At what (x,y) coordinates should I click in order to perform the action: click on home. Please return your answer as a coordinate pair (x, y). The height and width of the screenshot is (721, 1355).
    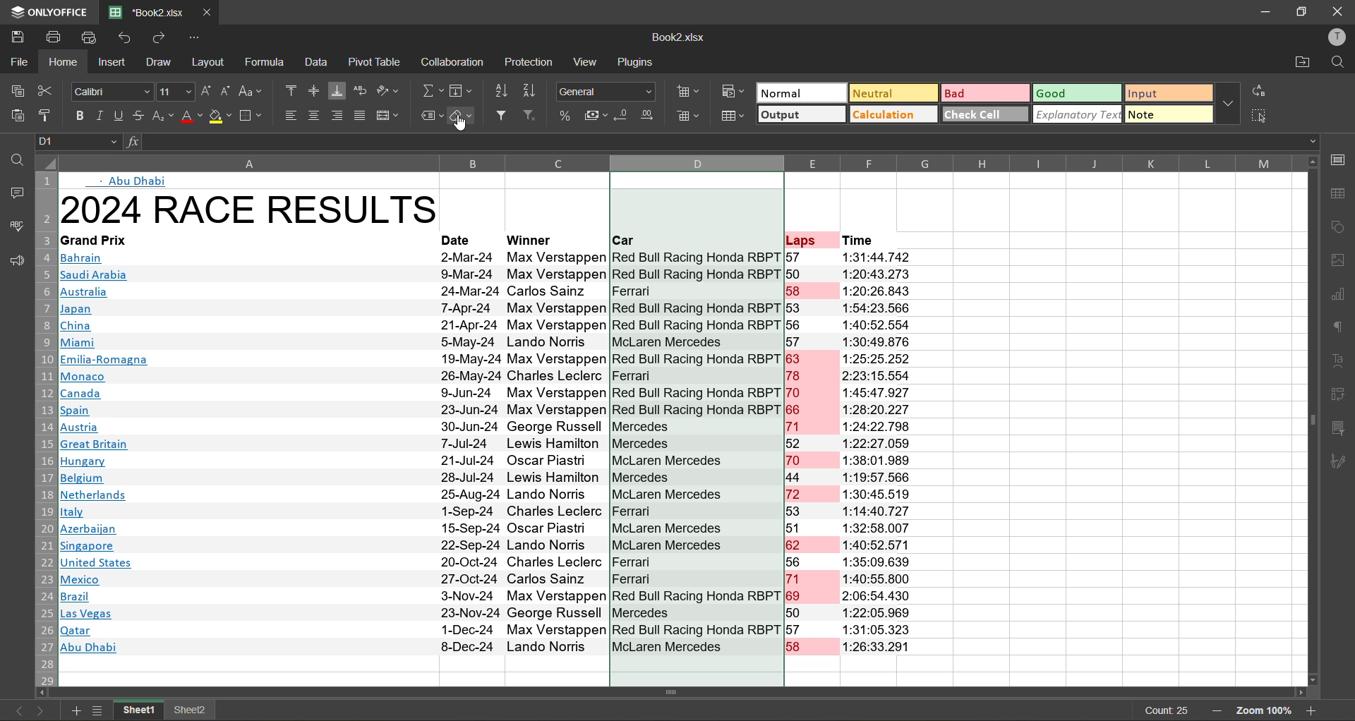
    Looking at the image, I should click on (65, 62).